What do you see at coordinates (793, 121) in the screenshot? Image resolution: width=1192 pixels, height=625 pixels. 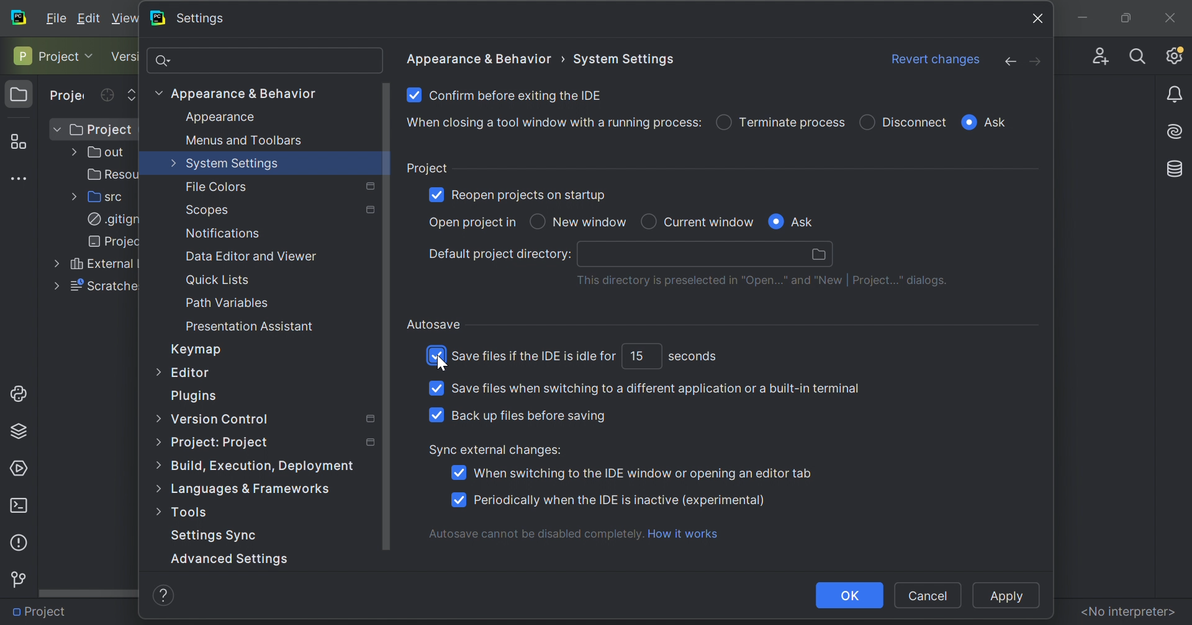 I see `Terminate process` at bounding box center [793, 121].